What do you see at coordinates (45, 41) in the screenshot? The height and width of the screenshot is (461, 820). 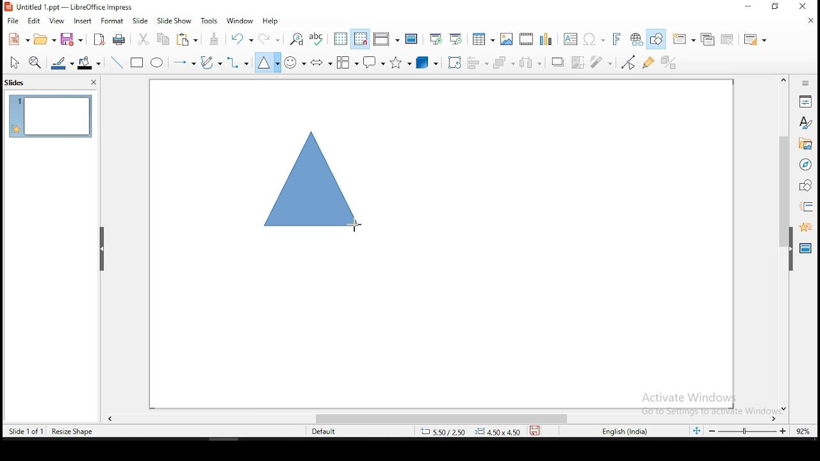 I see `open` at bounding box center [45, 41].